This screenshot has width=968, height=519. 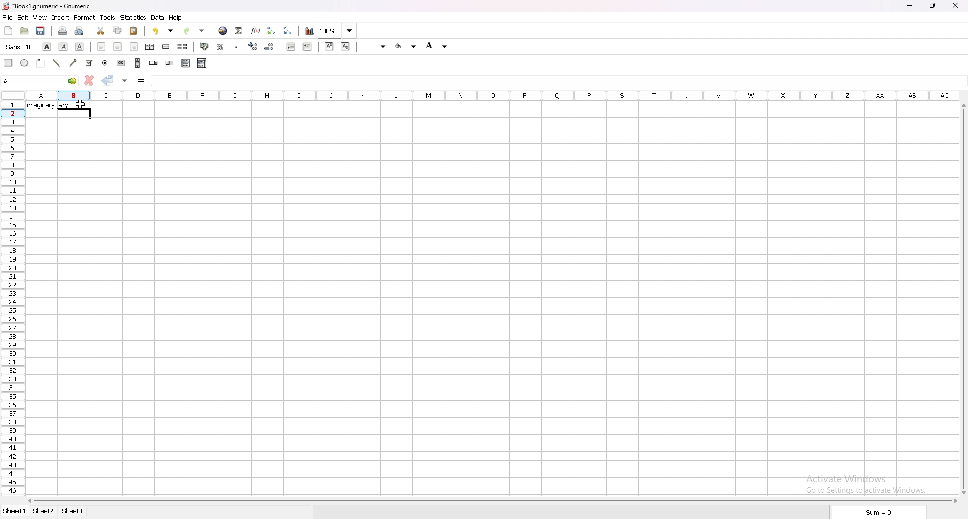 What do you see at coordinates (47, 47) in the screenshot?
I see `bold` at bounding box center [47, 47].